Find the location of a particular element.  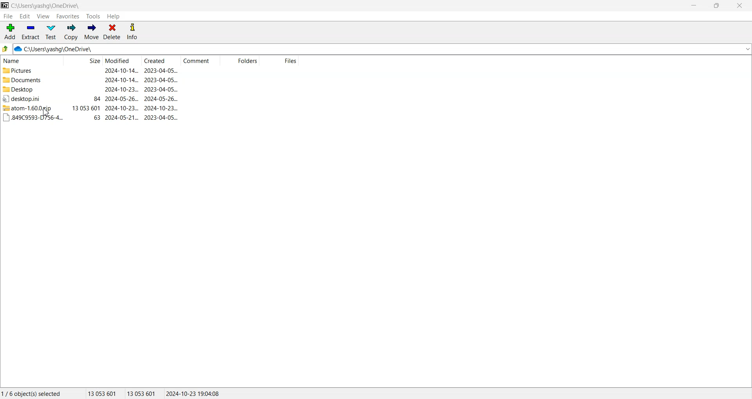

2024-10-23 is located at coordinates (122, 89).